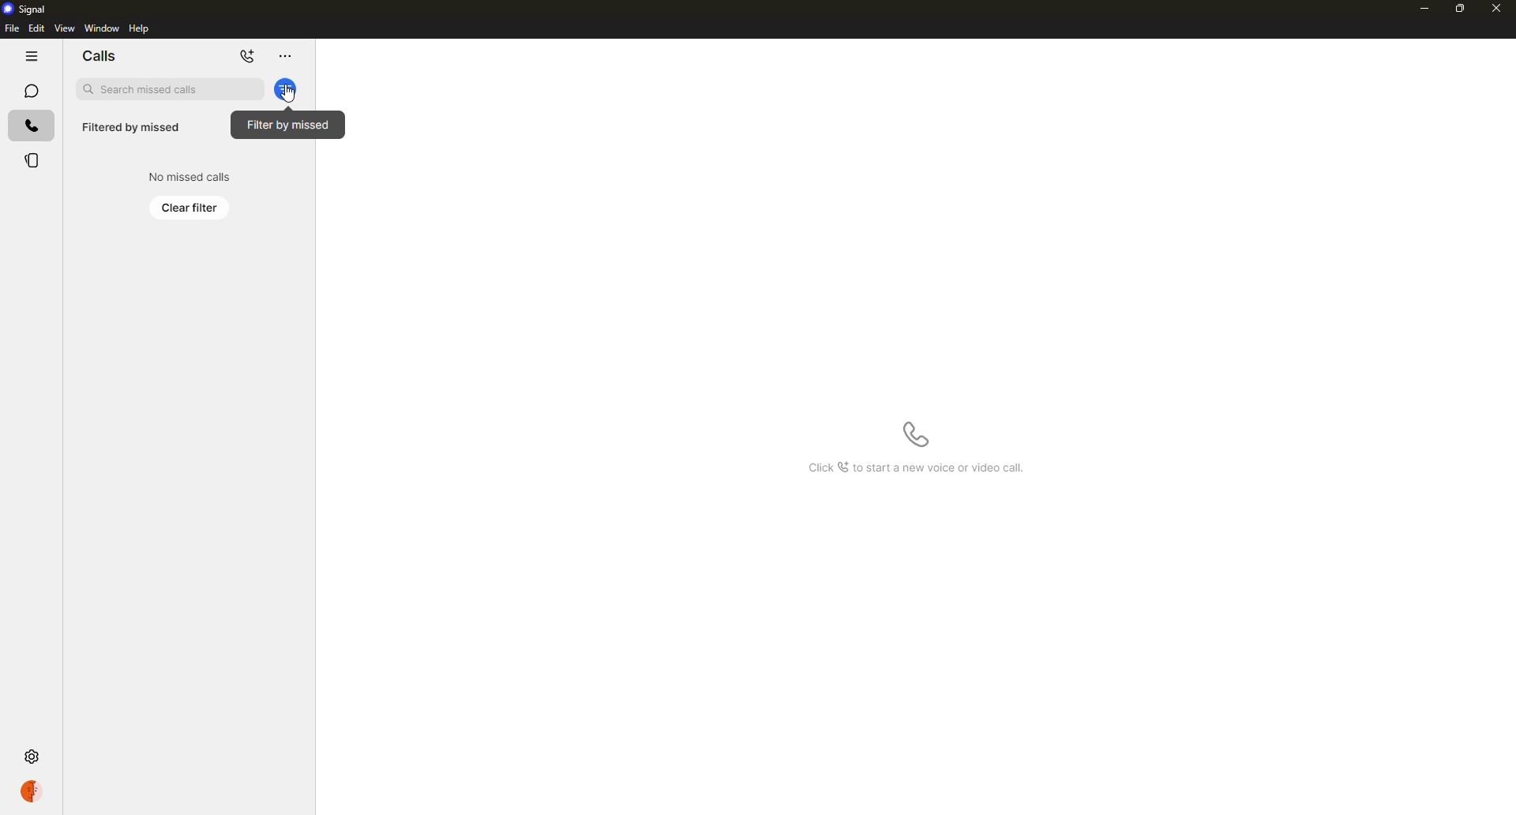 The height and width of the screenshot is (815, 1516). What do you see at coordinates (1498, 9) in the screenshot?
I see `close` at bounding box center [1498, 9].